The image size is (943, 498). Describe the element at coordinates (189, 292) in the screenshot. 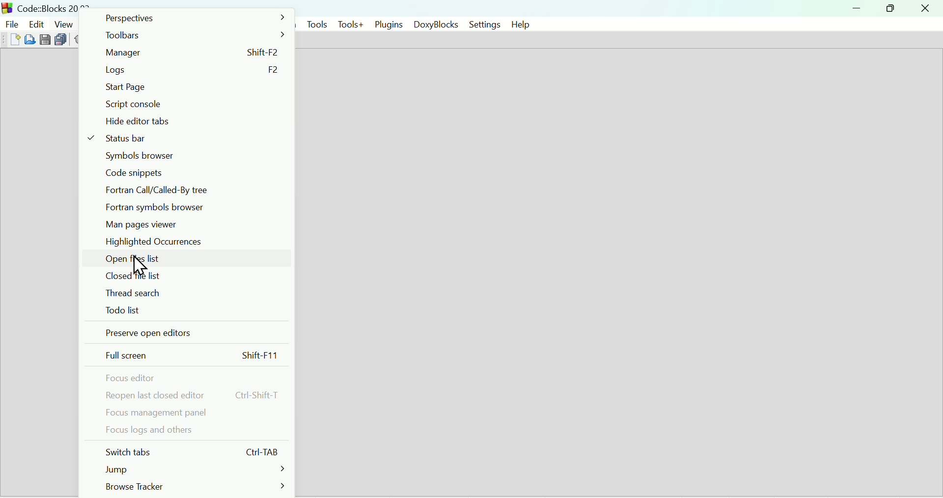

I see `Thread search` at that location.